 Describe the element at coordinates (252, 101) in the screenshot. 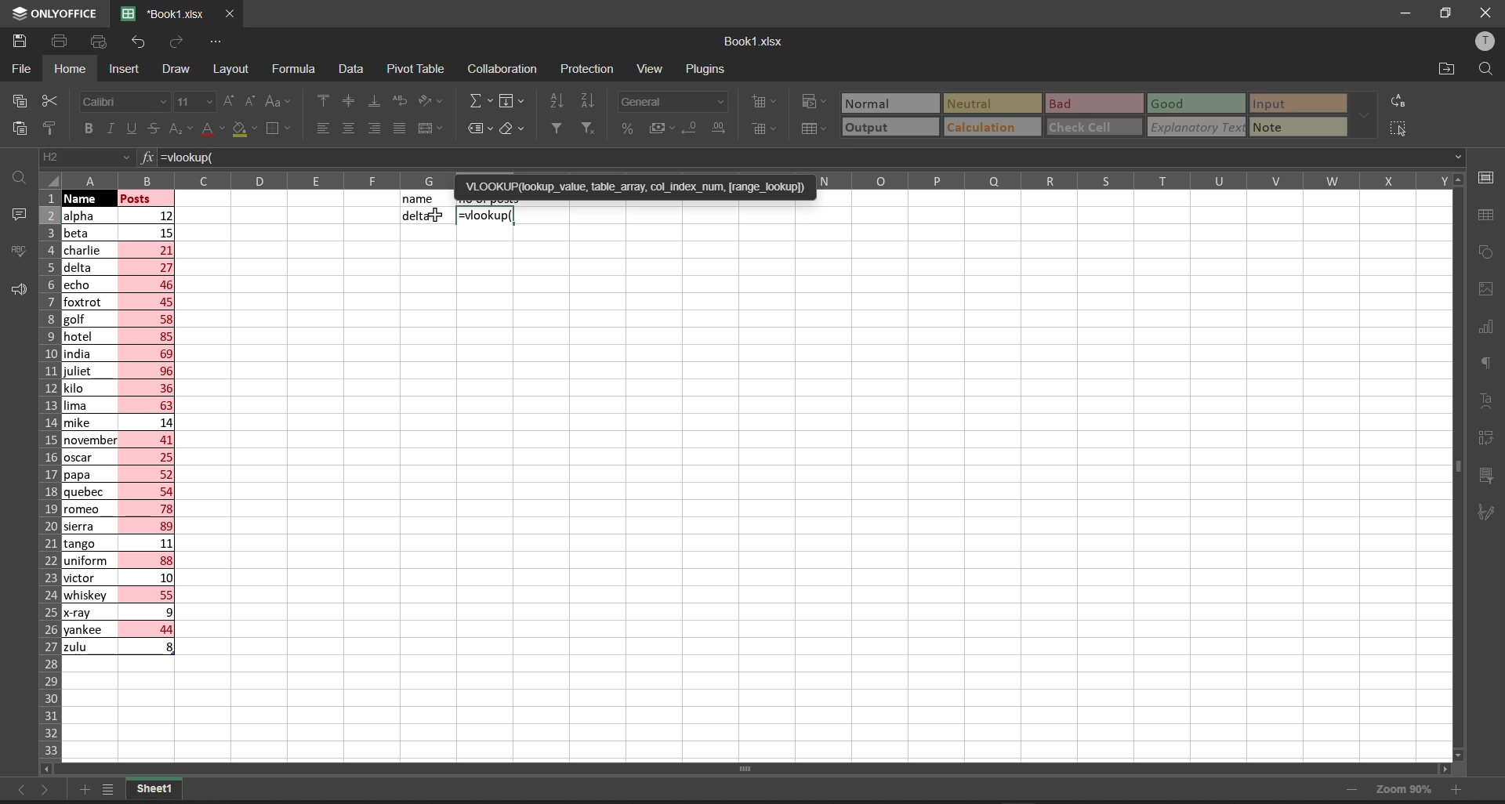

I see `decrement font size` at that location.